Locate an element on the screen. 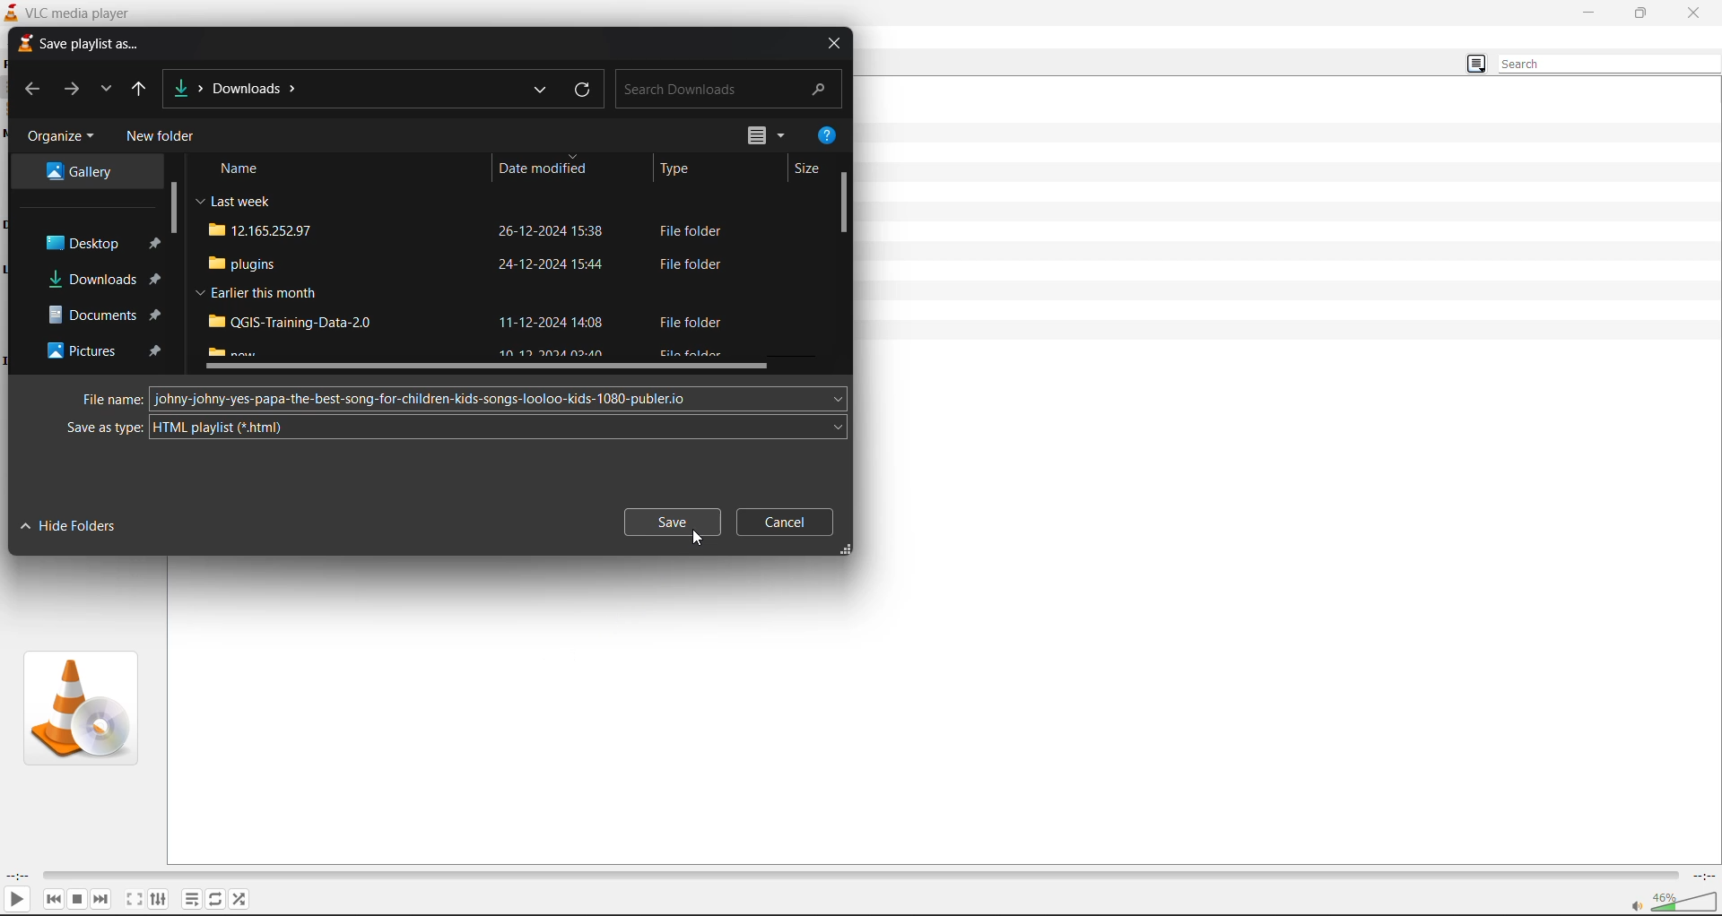 The height and width of the screenshot is (916, 1722). forward is located at coordinates (70, 91).